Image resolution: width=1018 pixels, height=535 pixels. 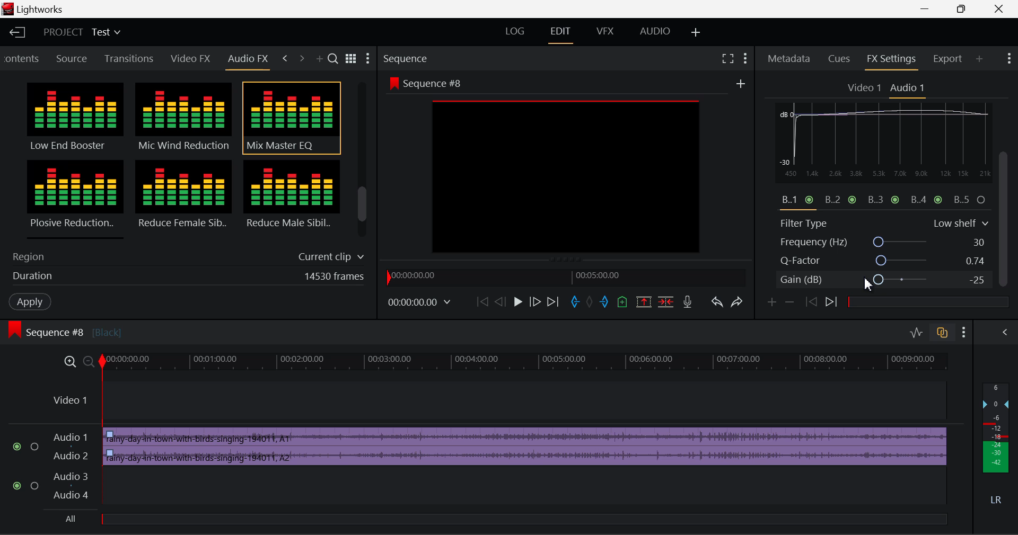 What do you see at coordinates (1008, 57) in the screenshot?
I see `Show Settings` at bounding box center [1008, 57].